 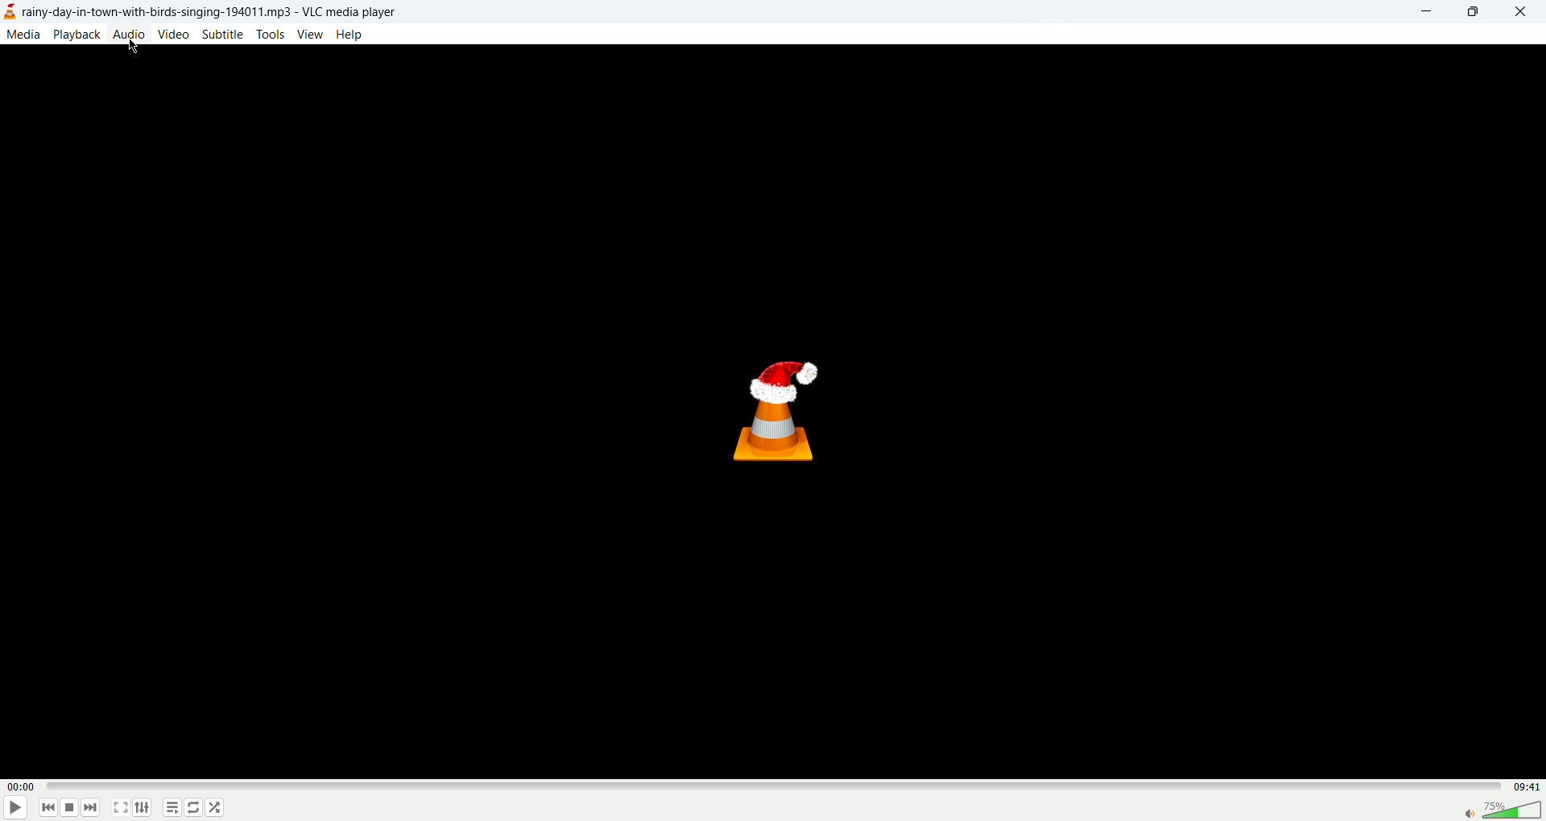 I want to click on next, so click(x=94, y=810).